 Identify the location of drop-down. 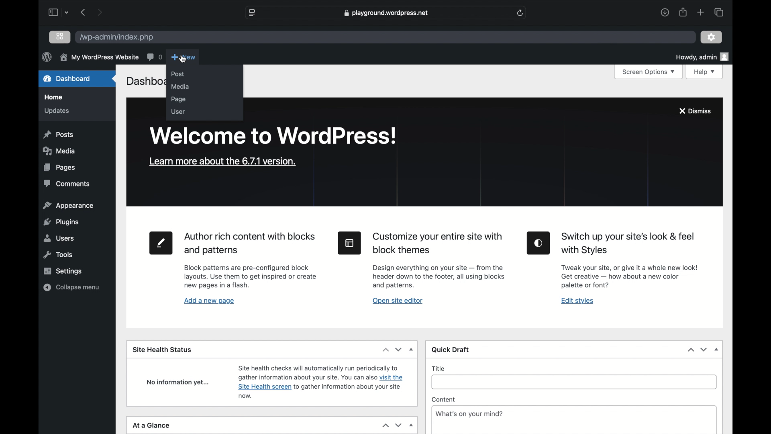
(412, 426).